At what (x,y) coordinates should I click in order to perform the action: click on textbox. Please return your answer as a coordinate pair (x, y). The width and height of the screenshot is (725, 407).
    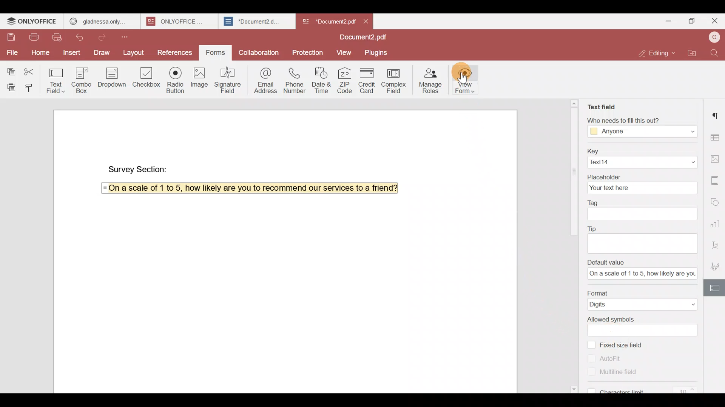
    Looking at the image, I should click on (642, 213).